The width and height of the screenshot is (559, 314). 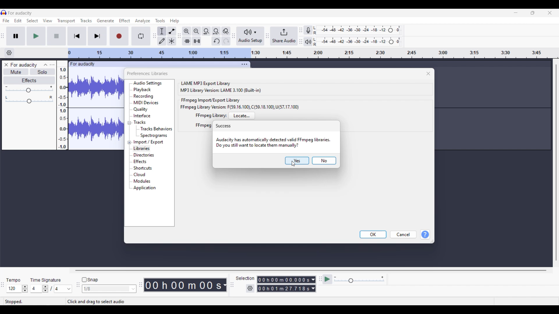 I want to click on Duration measurement, so click(x=313, y=284).